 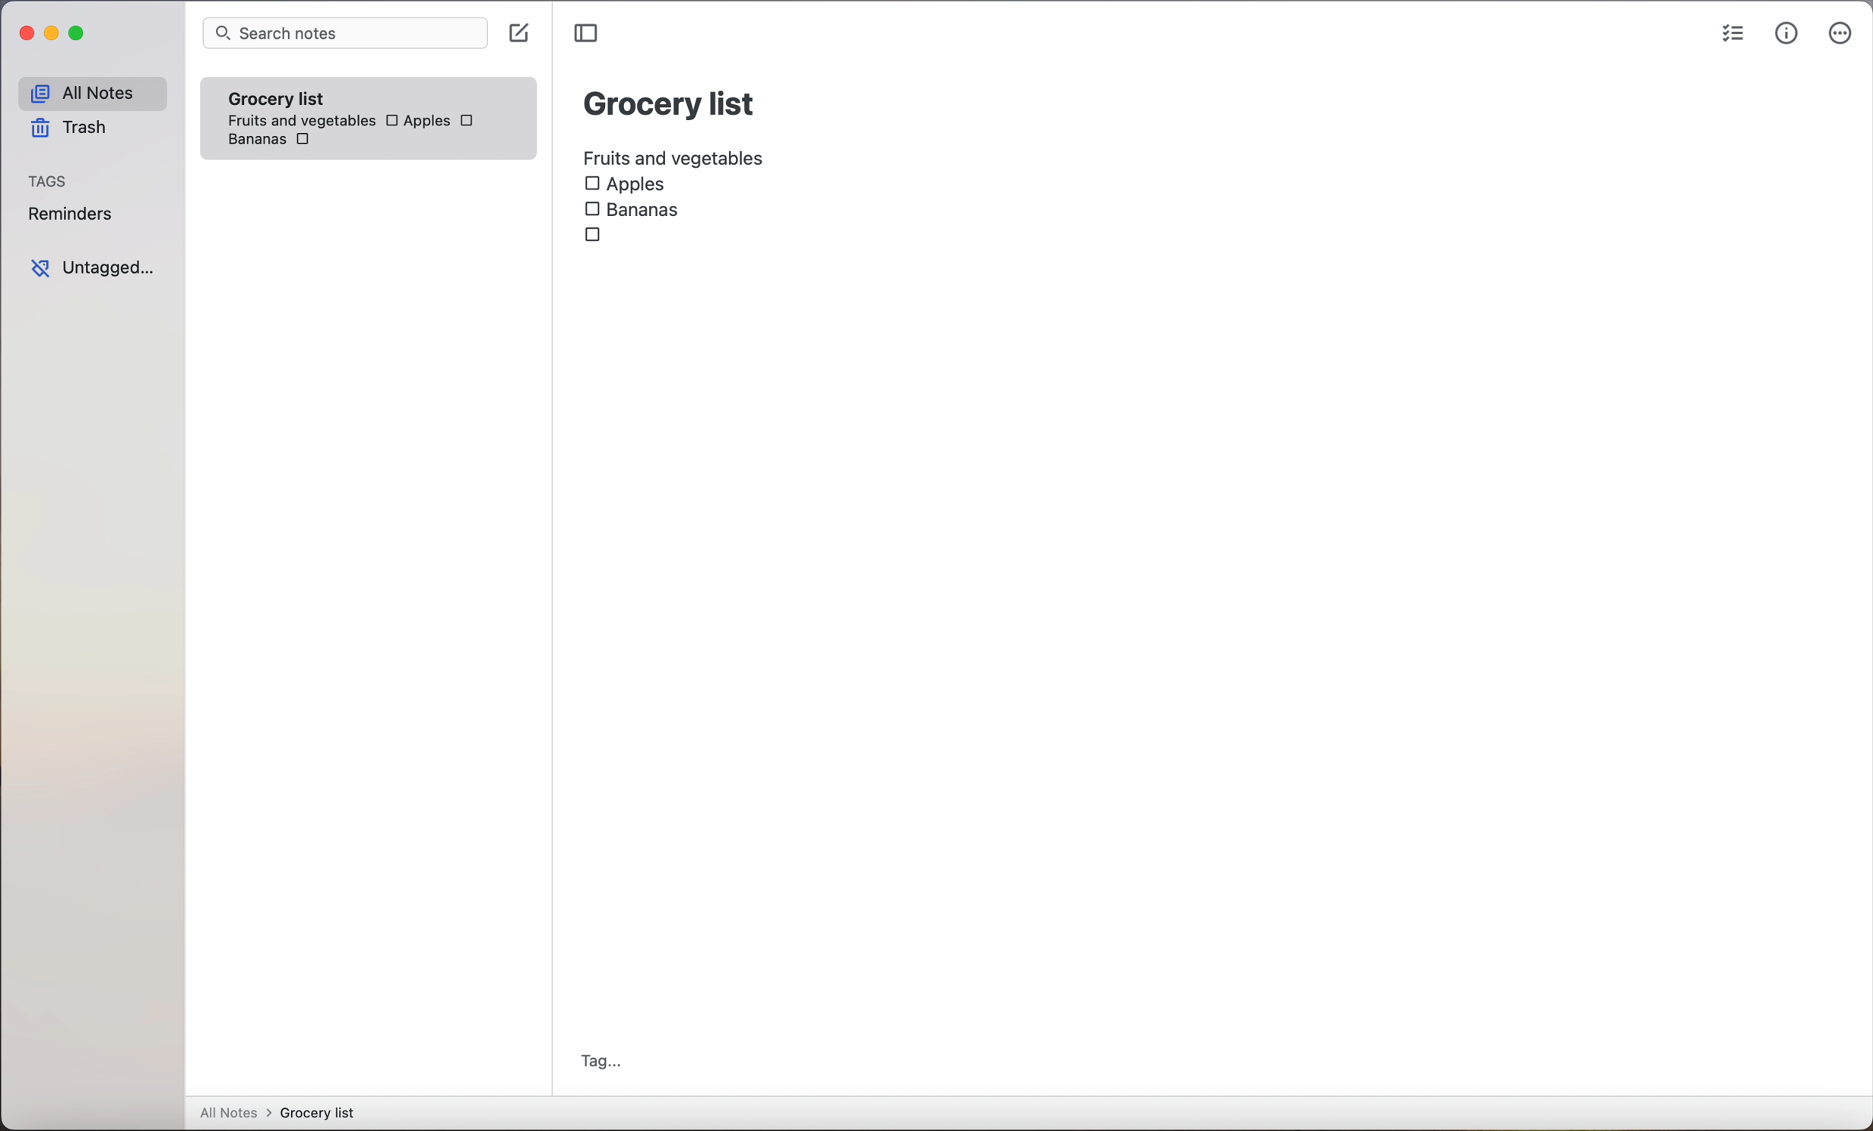 I want to click on grocery list note fruits and vegetables, so click(x=297, y=103).